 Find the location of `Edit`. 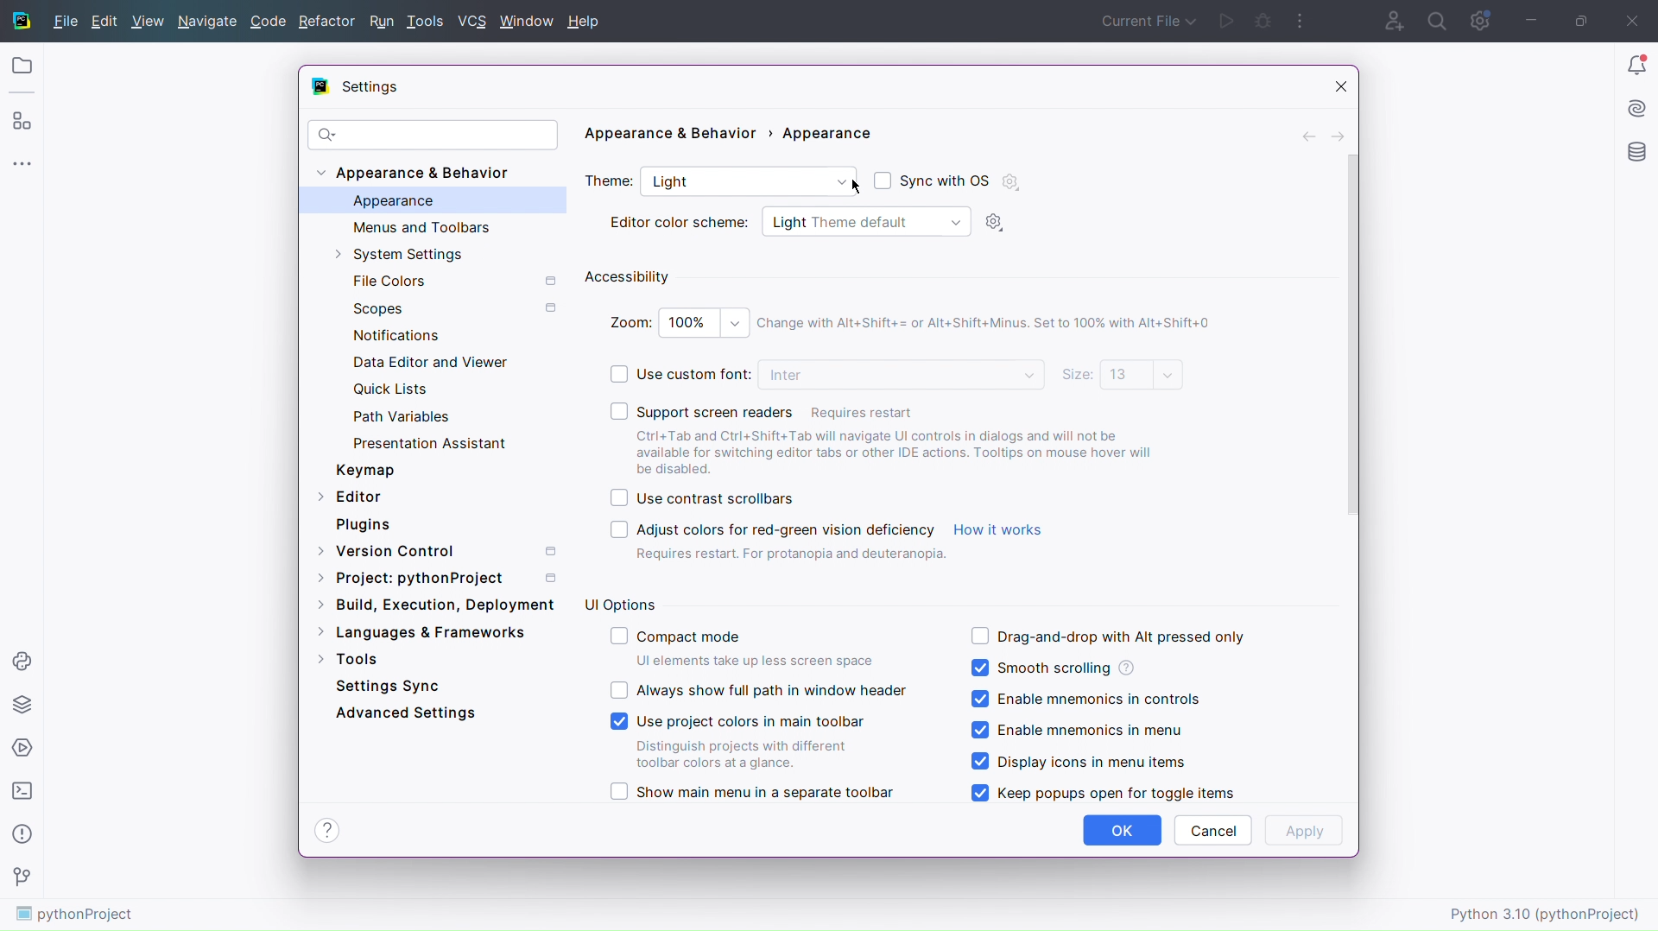

Edit is located at coordinates (105, 21).